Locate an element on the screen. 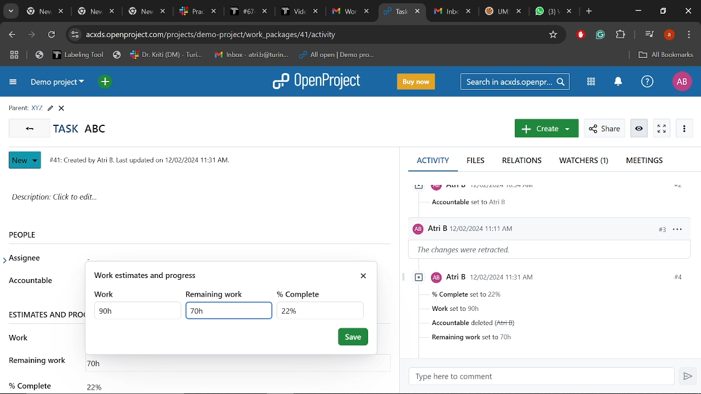 This screenshot has width=701, height=394. Space for writting description is located at coordinates (200, 199).